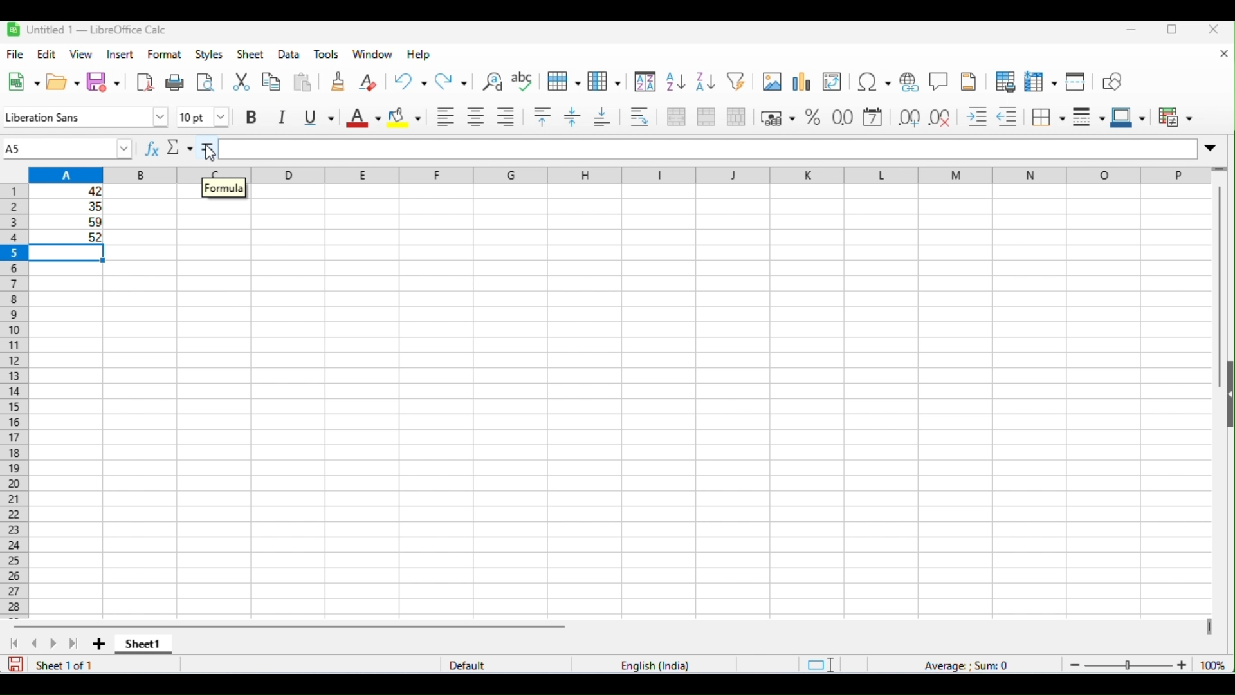 This screenshot has width=1235, height=695. What do you see at coordinates (69, 213) in the screenshot?
I see `range of cells` at bounding box center [69, 213].